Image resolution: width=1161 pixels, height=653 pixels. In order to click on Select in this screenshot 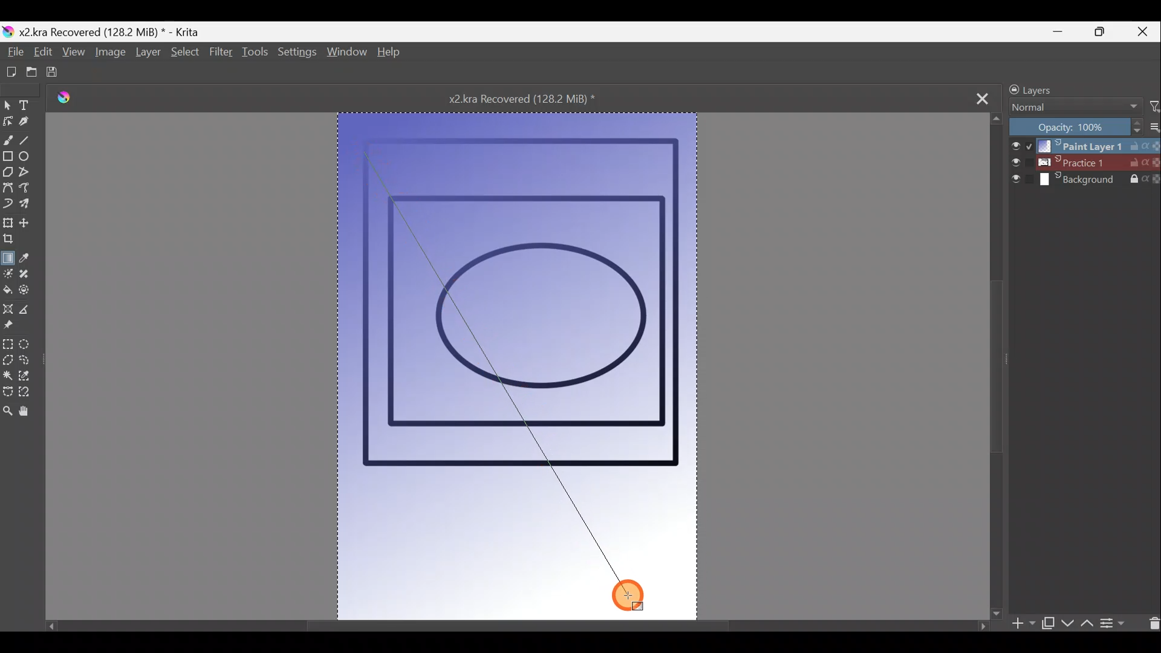, I will do `click(183, 53)`.